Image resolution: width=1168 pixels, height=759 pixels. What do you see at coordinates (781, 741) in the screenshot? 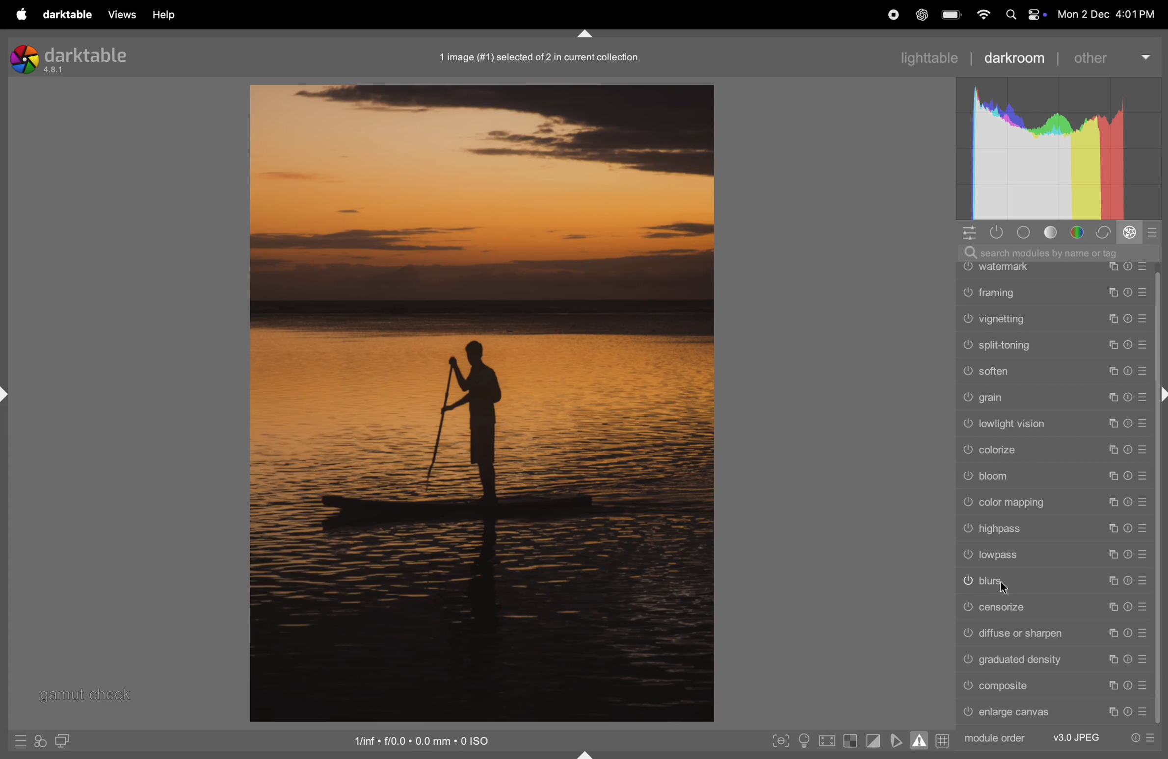
I see `toggle peak focusing mode` at bounding box center [781, 741].